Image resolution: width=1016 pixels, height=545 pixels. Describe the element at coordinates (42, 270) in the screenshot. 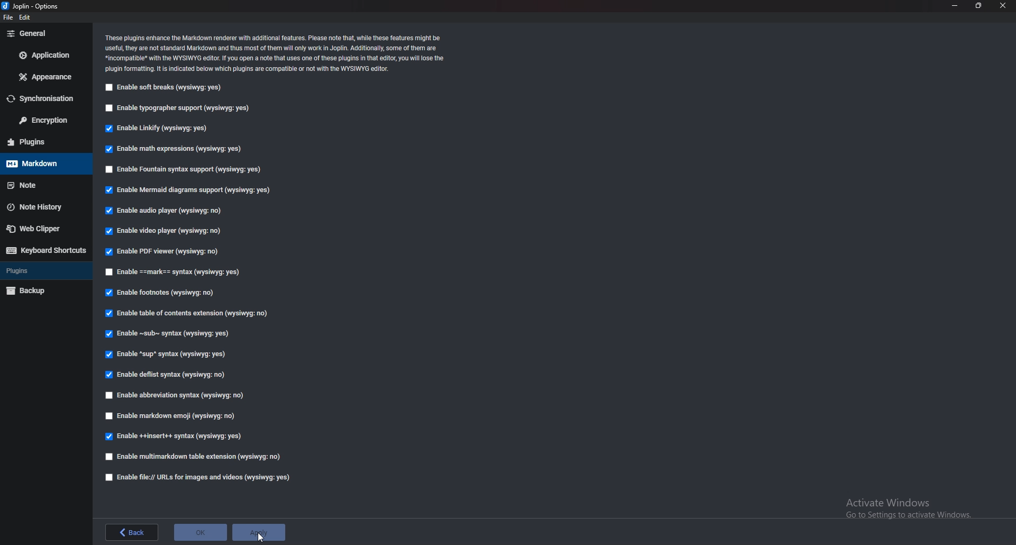

I see `Plugins` at that location.